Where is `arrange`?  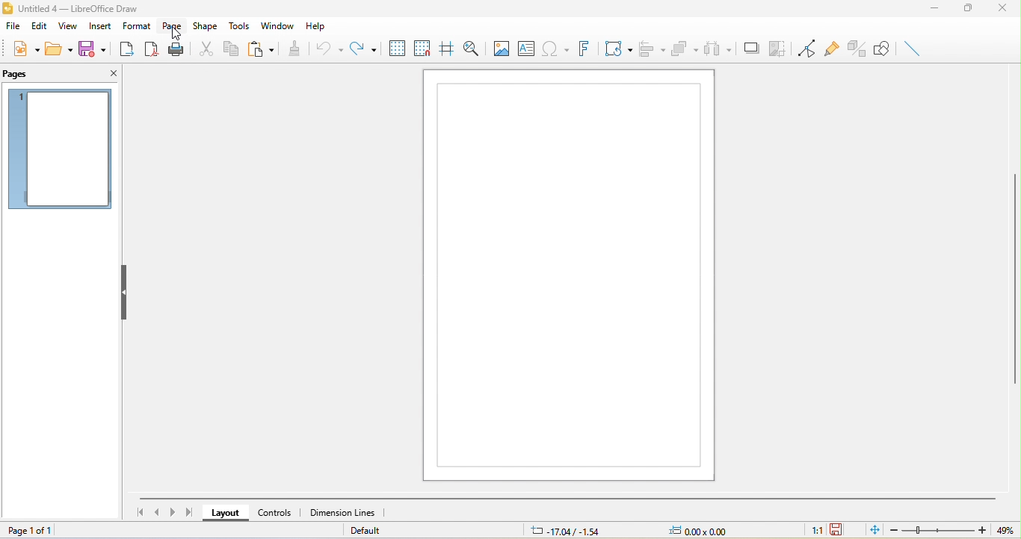 arrange is located at coordinates (685, 48).